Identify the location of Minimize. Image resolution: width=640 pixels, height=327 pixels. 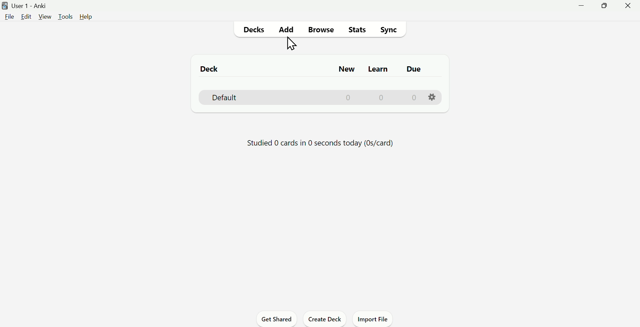
(582, 5).